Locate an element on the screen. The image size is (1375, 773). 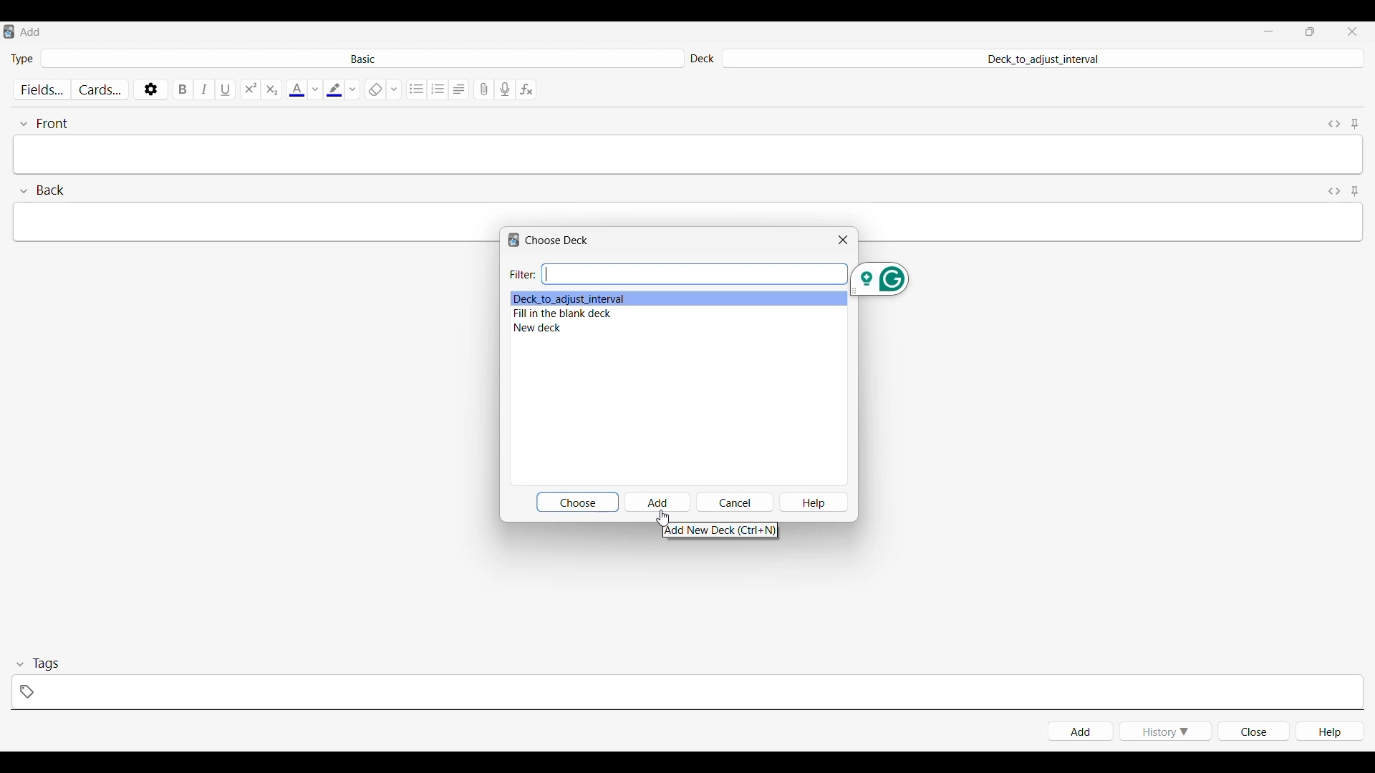
Deck is located at coordinates (565, 313).